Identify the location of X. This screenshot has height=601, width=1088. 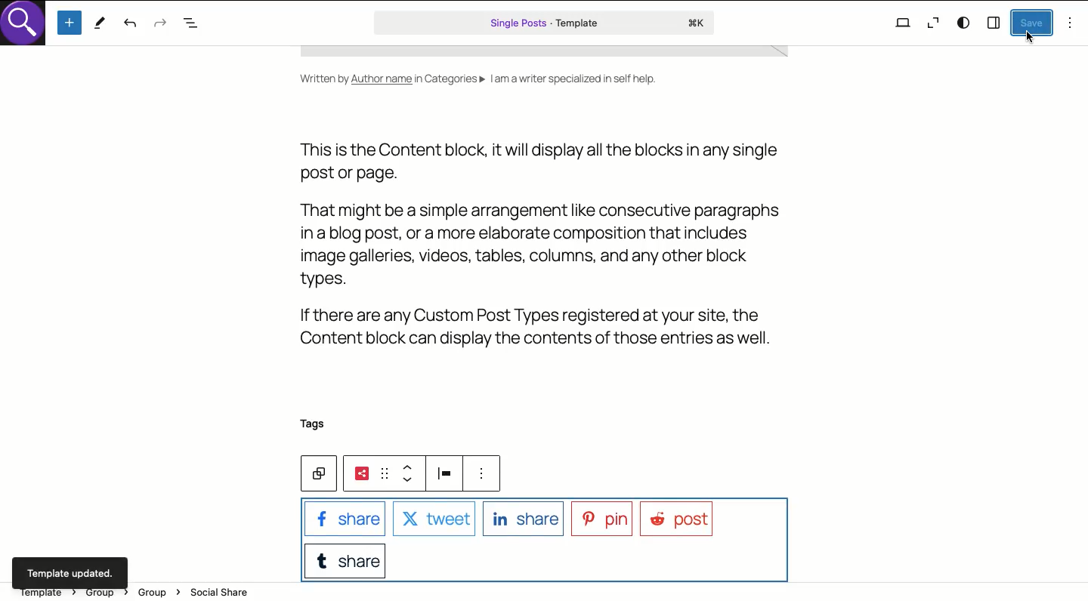
(433, 520).